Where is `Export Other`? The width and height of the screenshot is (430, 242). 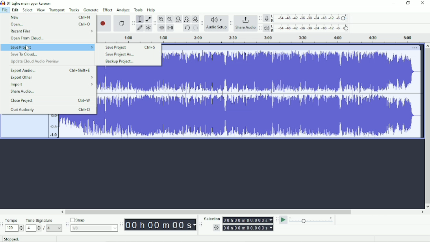 Export Other is located at coordinates (52, 78).